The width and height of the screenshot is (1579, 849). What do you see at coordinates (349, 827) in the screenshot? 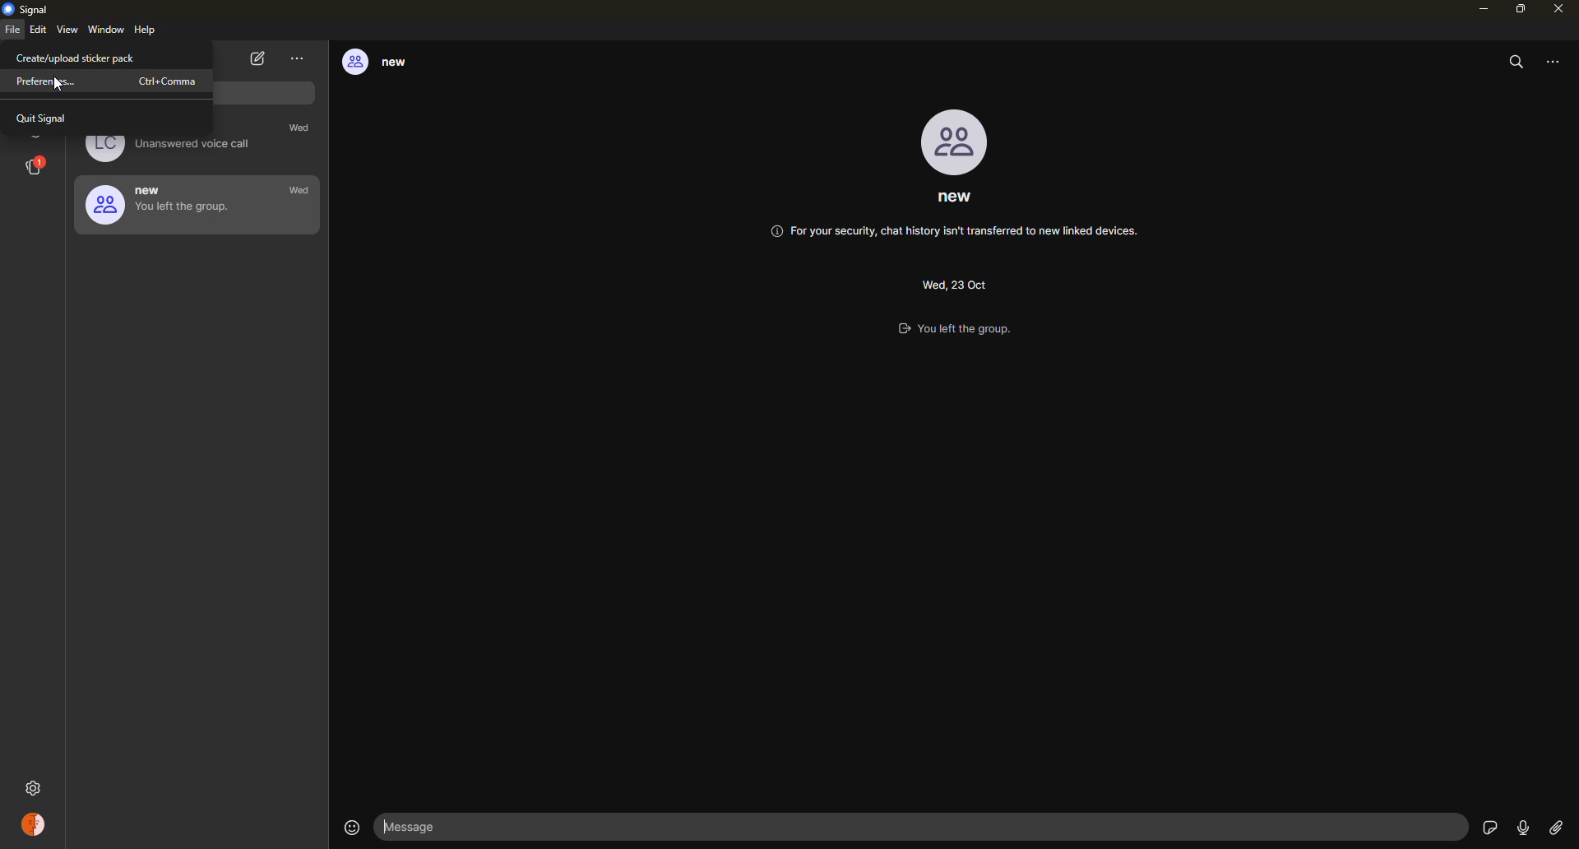
I see `smilley` at bounding box center [349, 827].